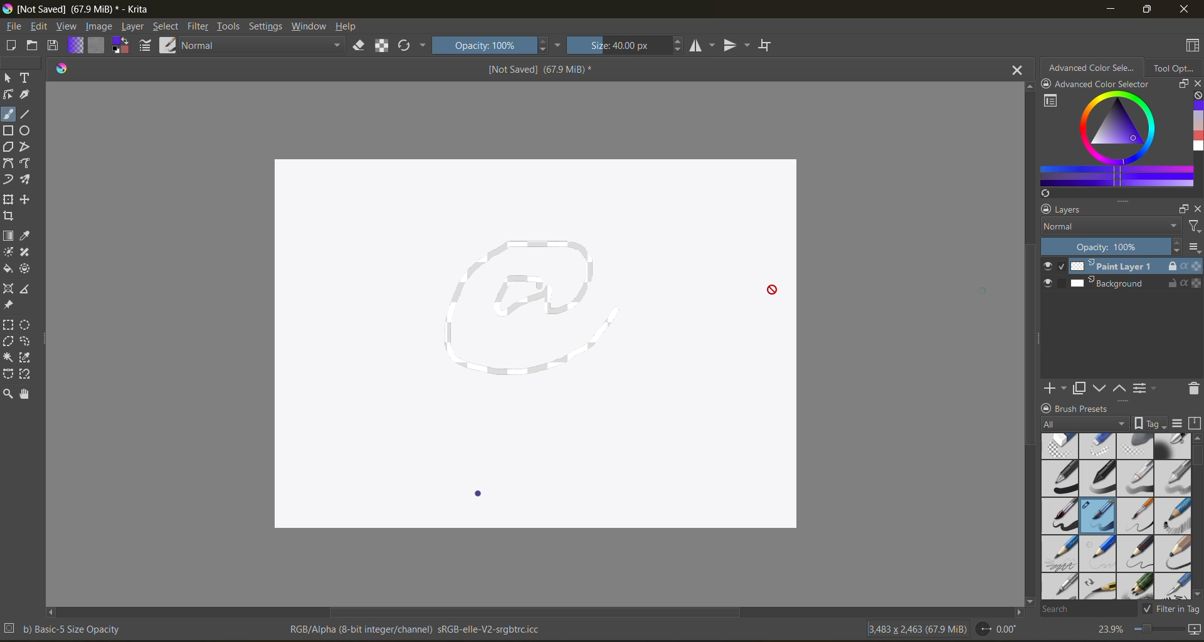 Image resolution: width=1204 pixels, height=642 pixels. I want to click on color selection tool, so click(26, 357).